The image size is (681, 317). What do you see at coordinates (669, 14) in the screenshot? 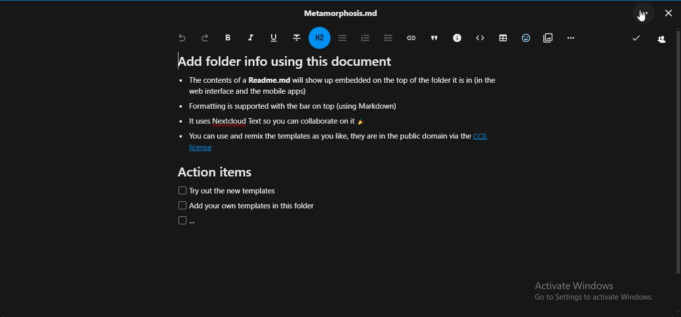
I see `close` at bounding box center [669, 14].